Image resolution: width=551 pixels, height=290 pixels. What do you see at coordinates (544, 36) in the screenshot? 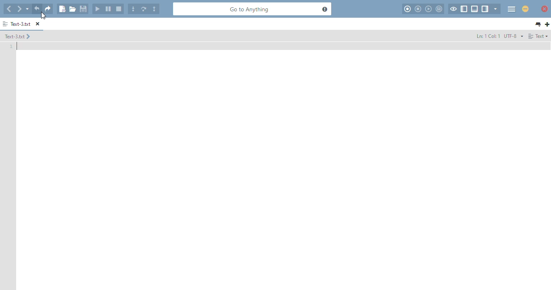
I see `Text` at bounding box center [544, 36].